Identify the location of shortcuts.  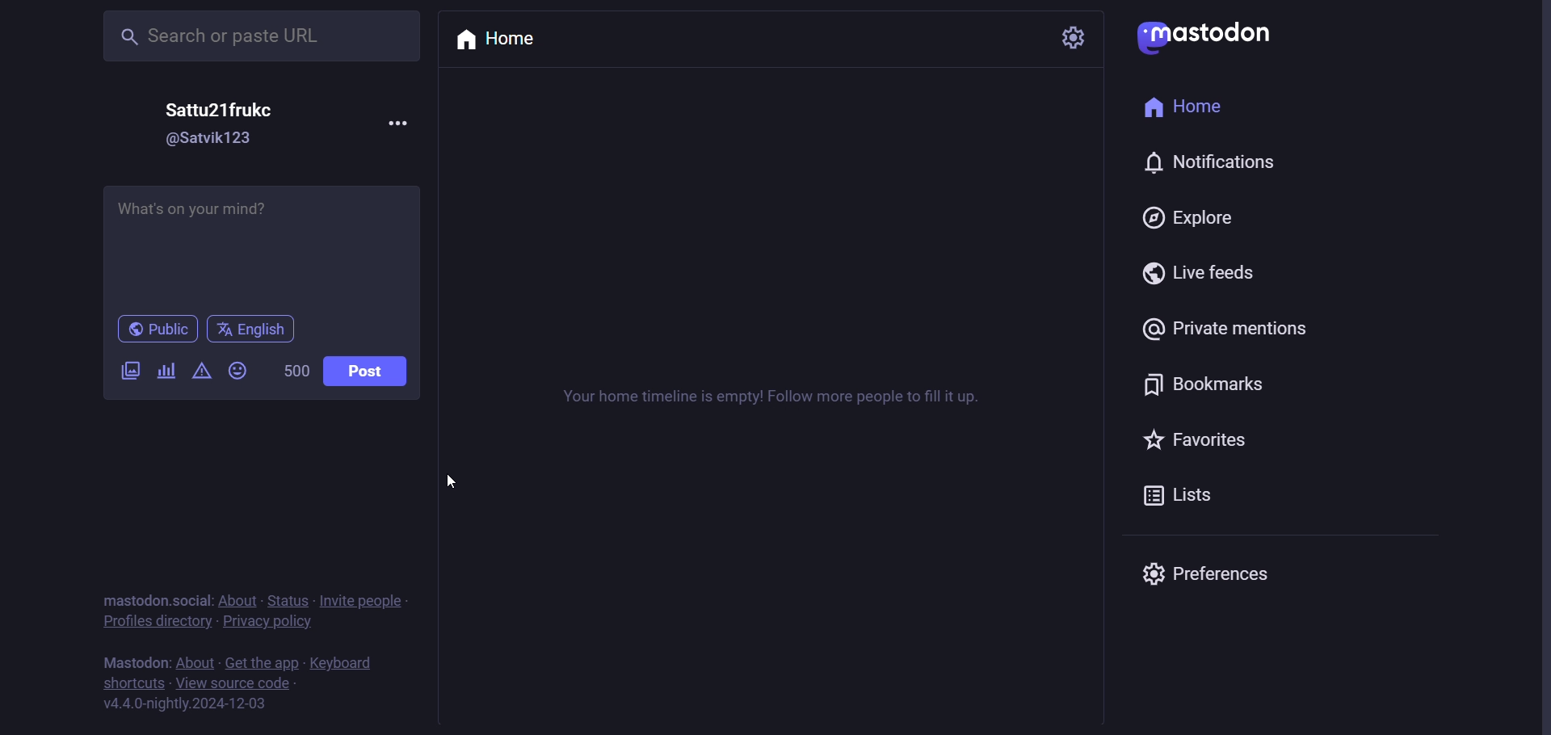
(131, 684).